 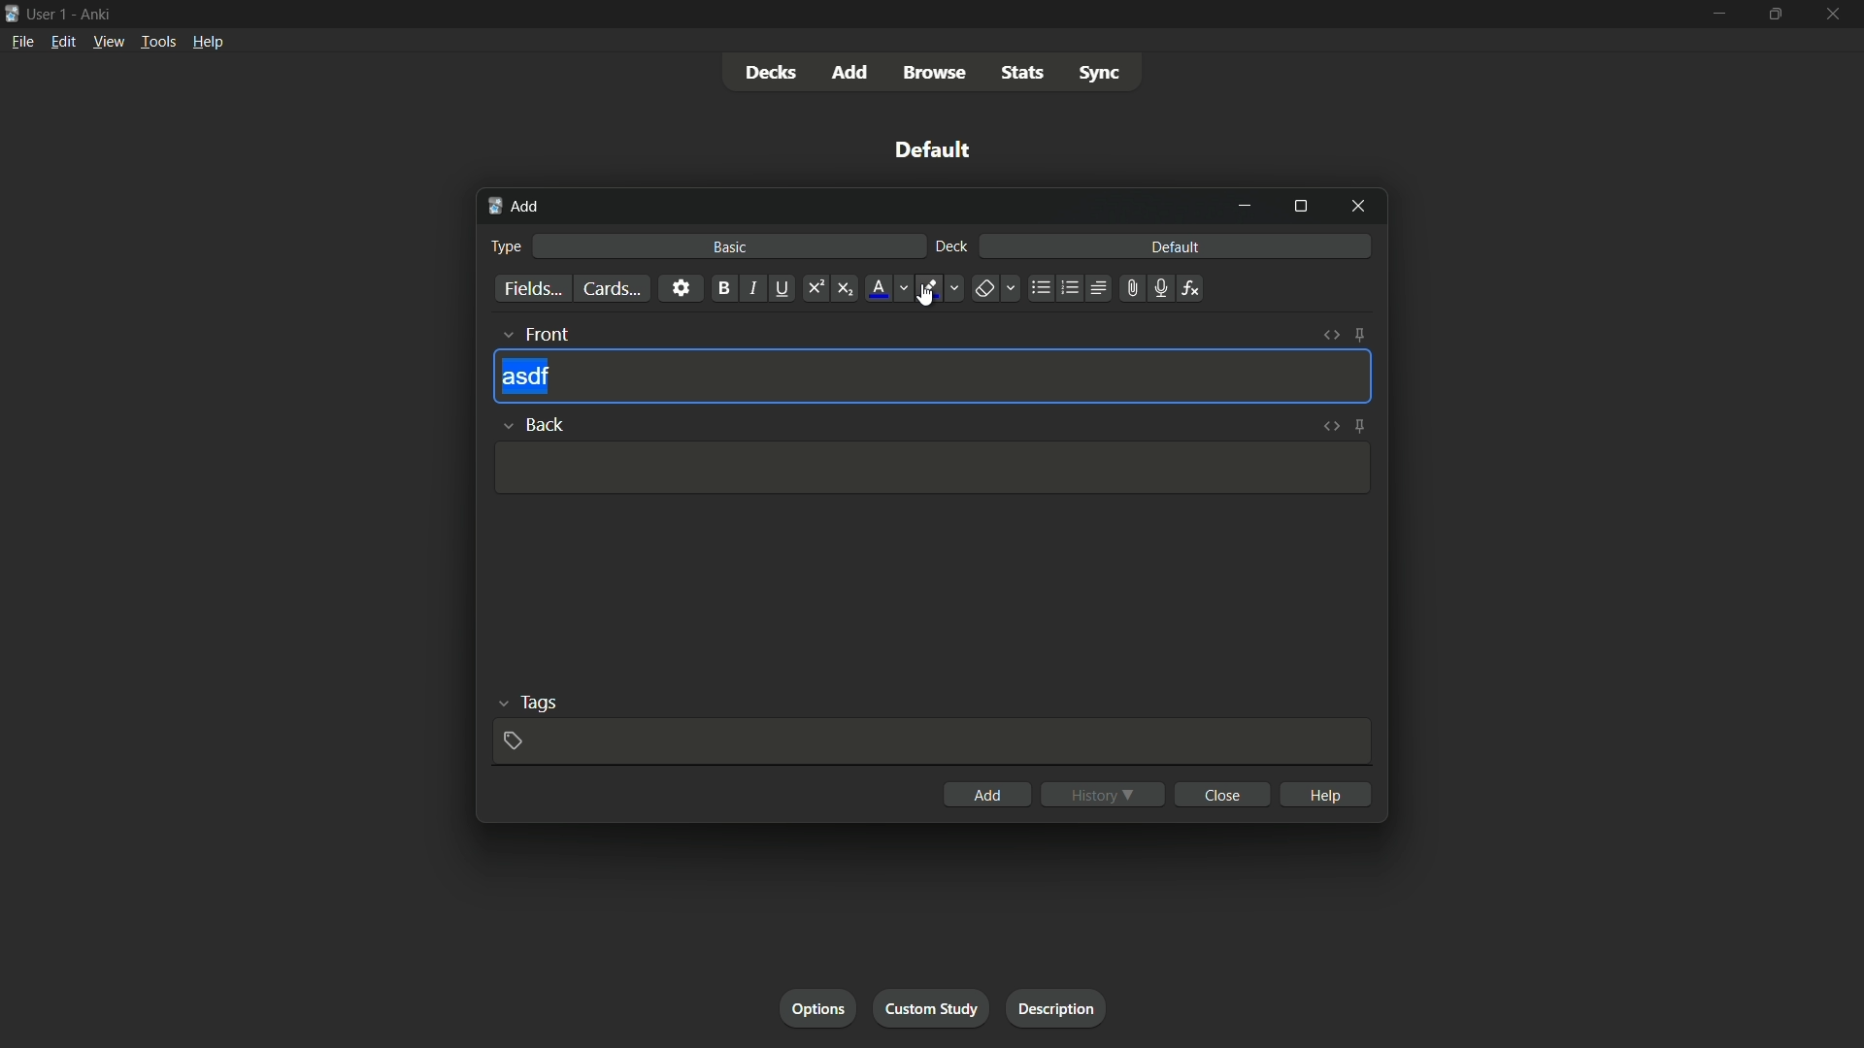 I want to click on close, so click(x=1831, y=14).